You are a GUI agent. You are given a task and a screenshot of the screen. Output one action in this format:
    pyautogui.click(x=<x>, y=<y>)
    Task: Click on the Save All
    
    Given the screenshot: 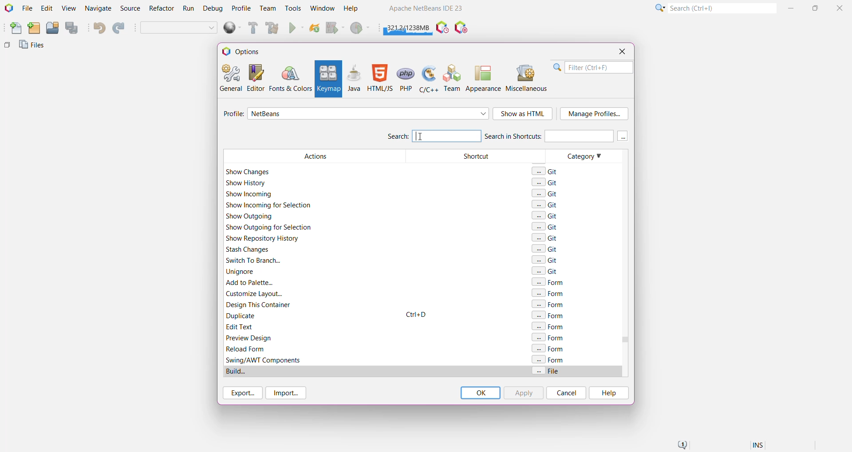 What is the action you would take?
    pyautogui.click(x=72, y=28)
    